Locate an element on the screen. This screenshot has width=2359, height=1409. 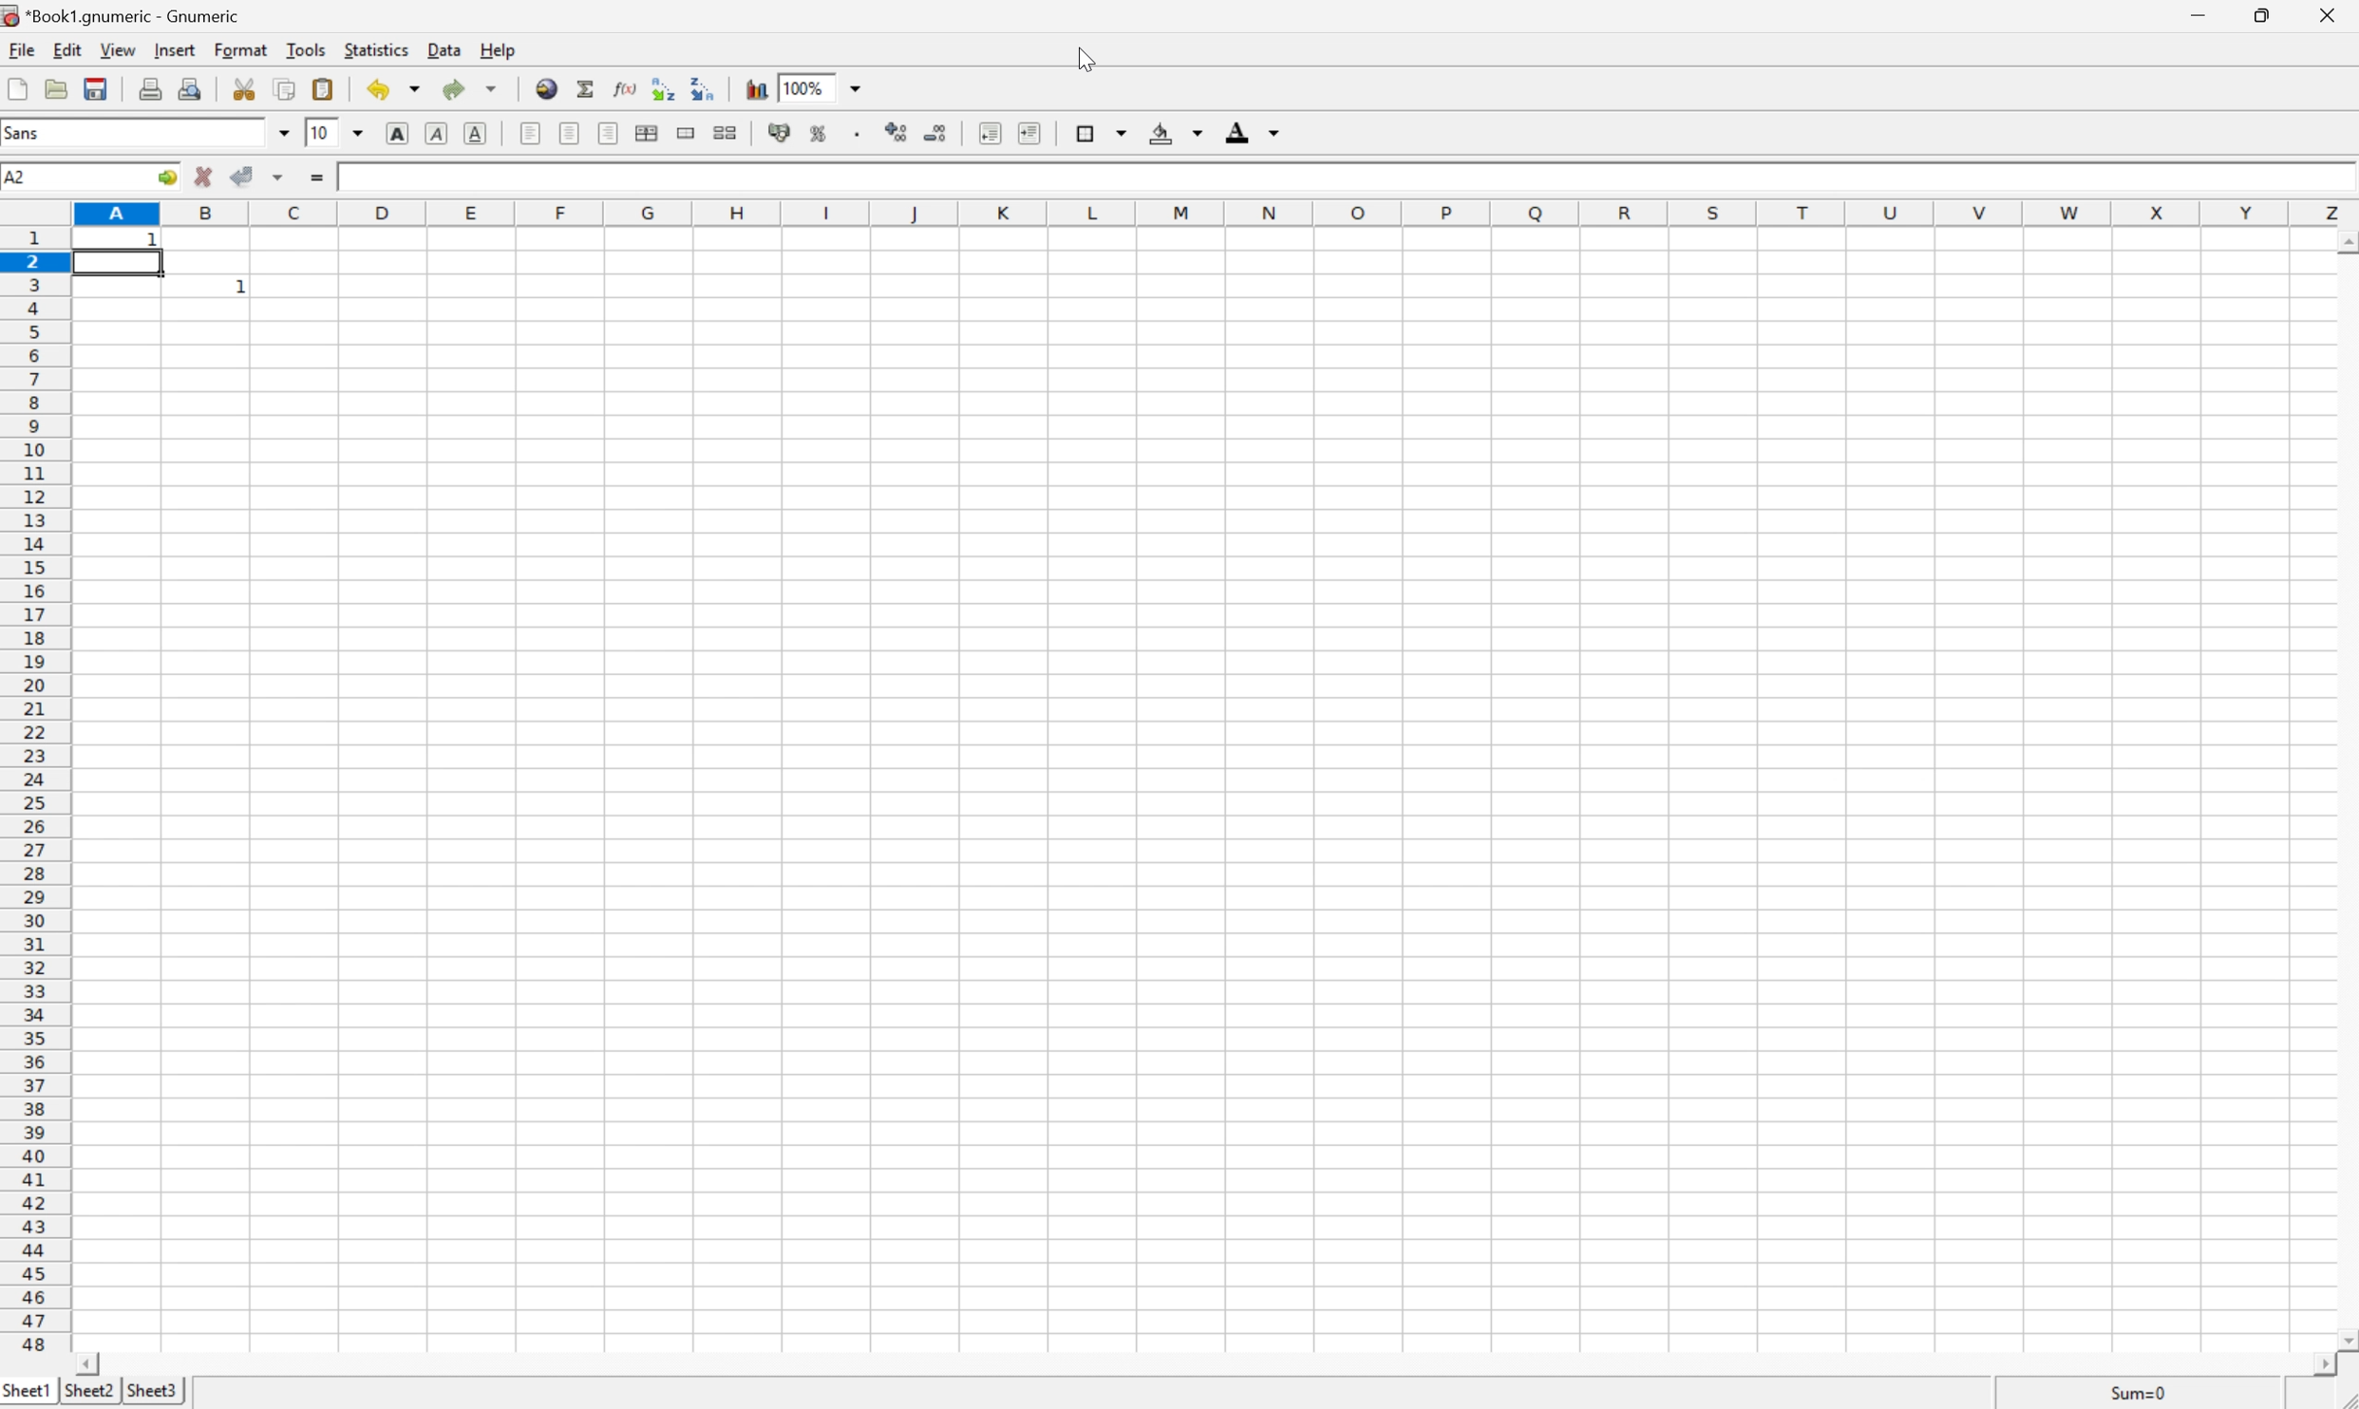
insert chart is located at coordinates (757, 86).